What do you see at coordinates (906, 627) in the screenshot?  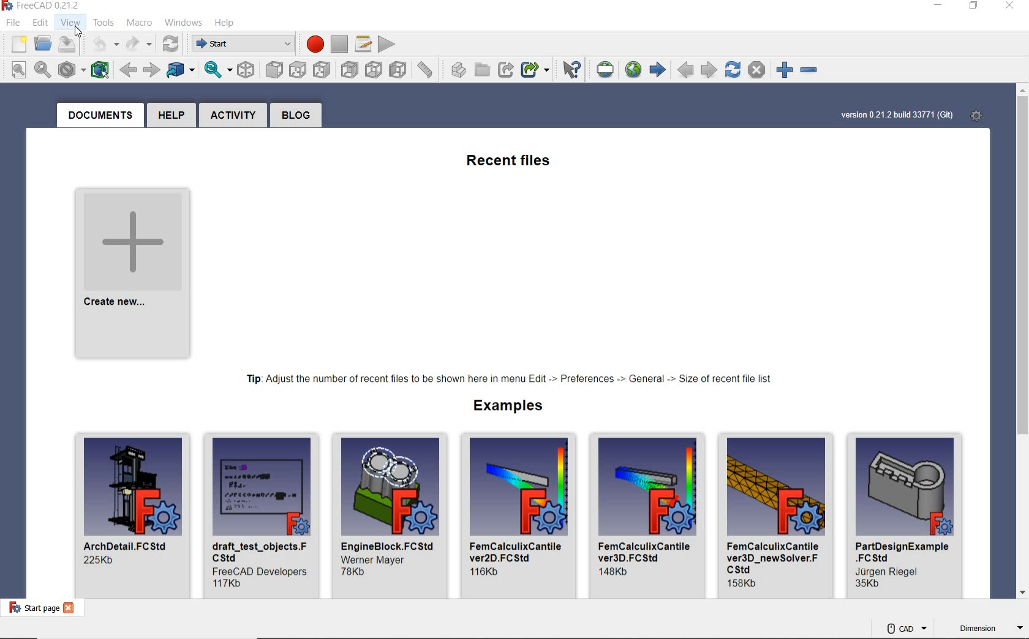 I see `cad navigation style` at bounding box center [906, 627].